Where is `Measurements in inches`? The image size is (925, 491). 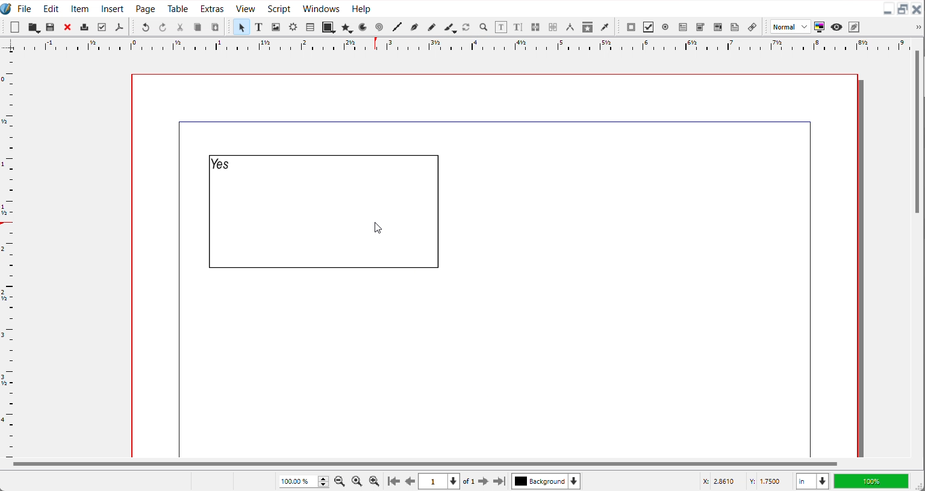 Measurements in inches is located at coordinates (812, 481).